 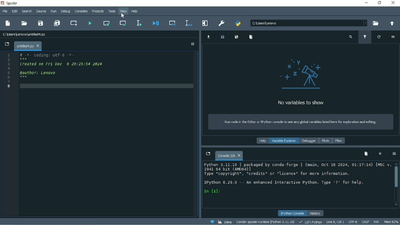 What do you see at coordinates (380, 154) in the screenshot?
I see `Interrupt kernel` at bounding box center [380, 154].